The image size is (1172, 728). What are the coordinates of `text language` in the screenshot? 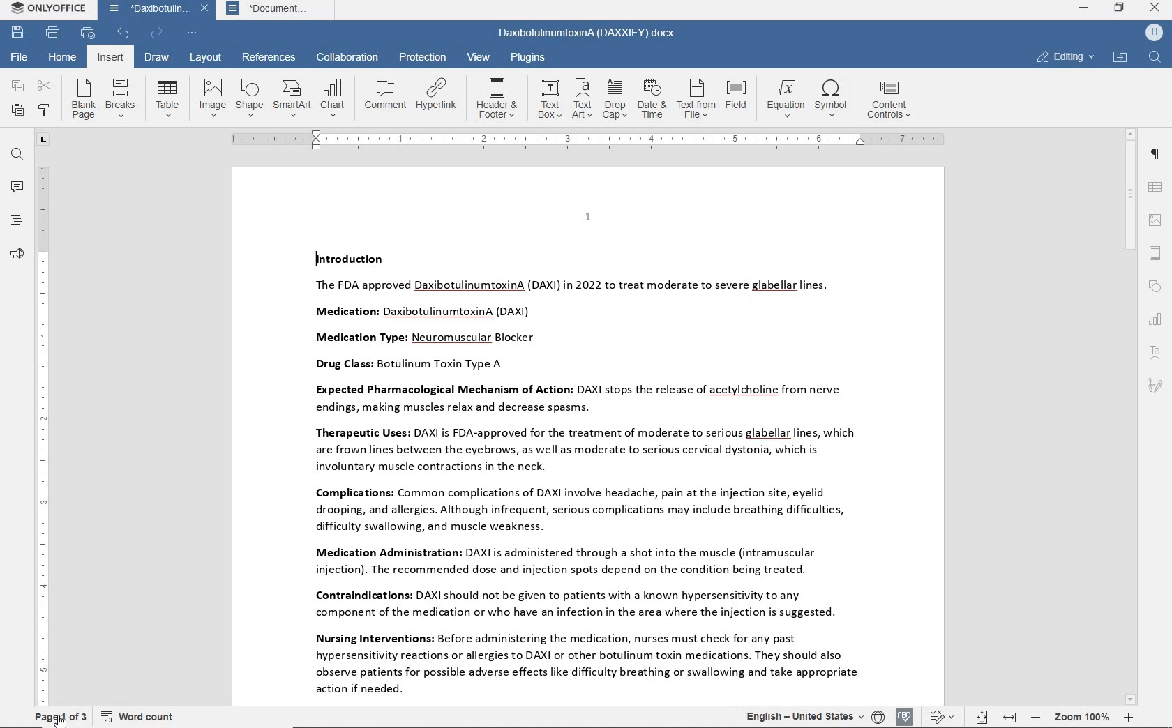 It's located at (800, 715).